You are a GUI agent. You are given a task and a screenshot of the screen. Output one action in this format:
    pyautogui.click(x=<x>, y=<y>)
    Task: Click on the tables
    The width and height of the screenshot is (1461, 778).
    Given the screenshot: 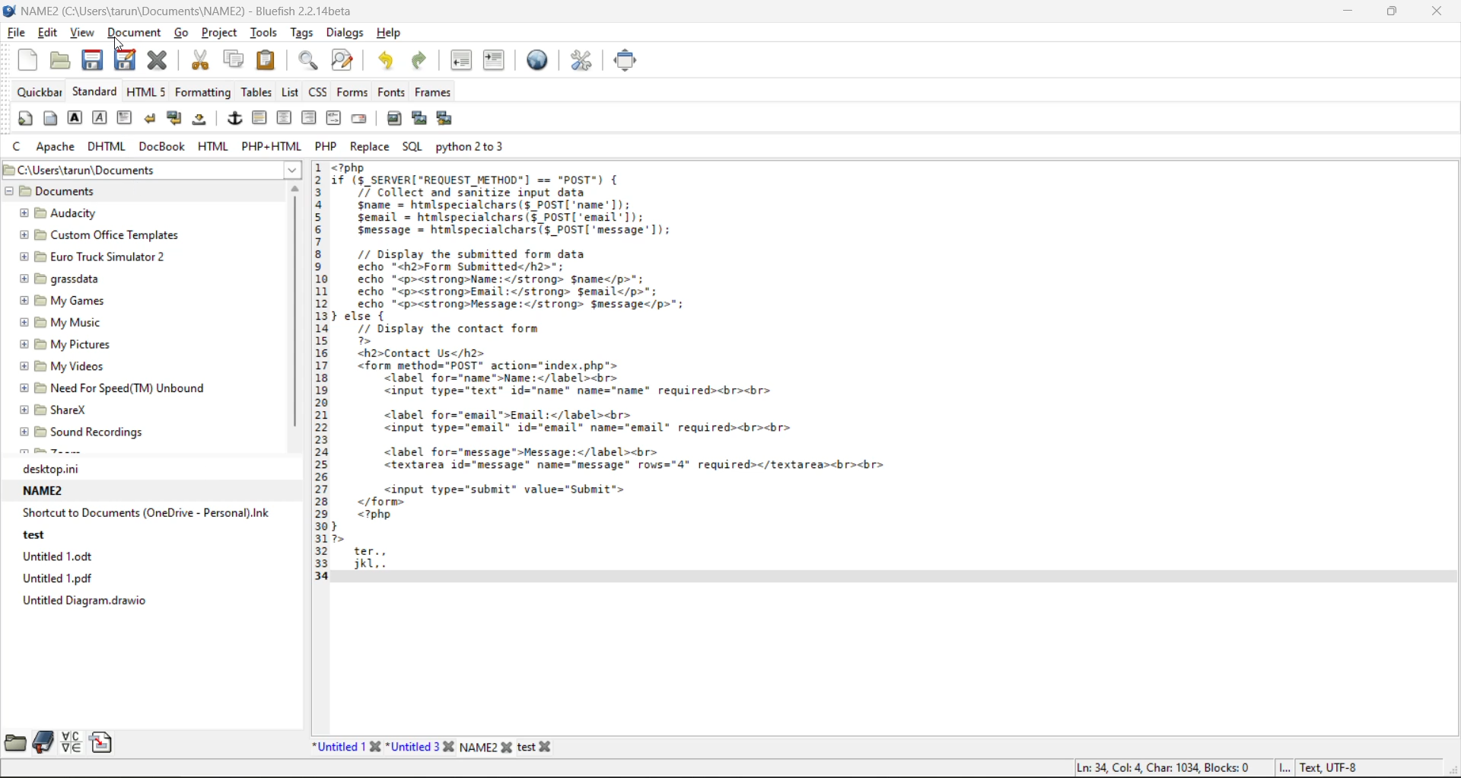 What is the action you would take?
    pyautogui.click(x=256, y=92)
    